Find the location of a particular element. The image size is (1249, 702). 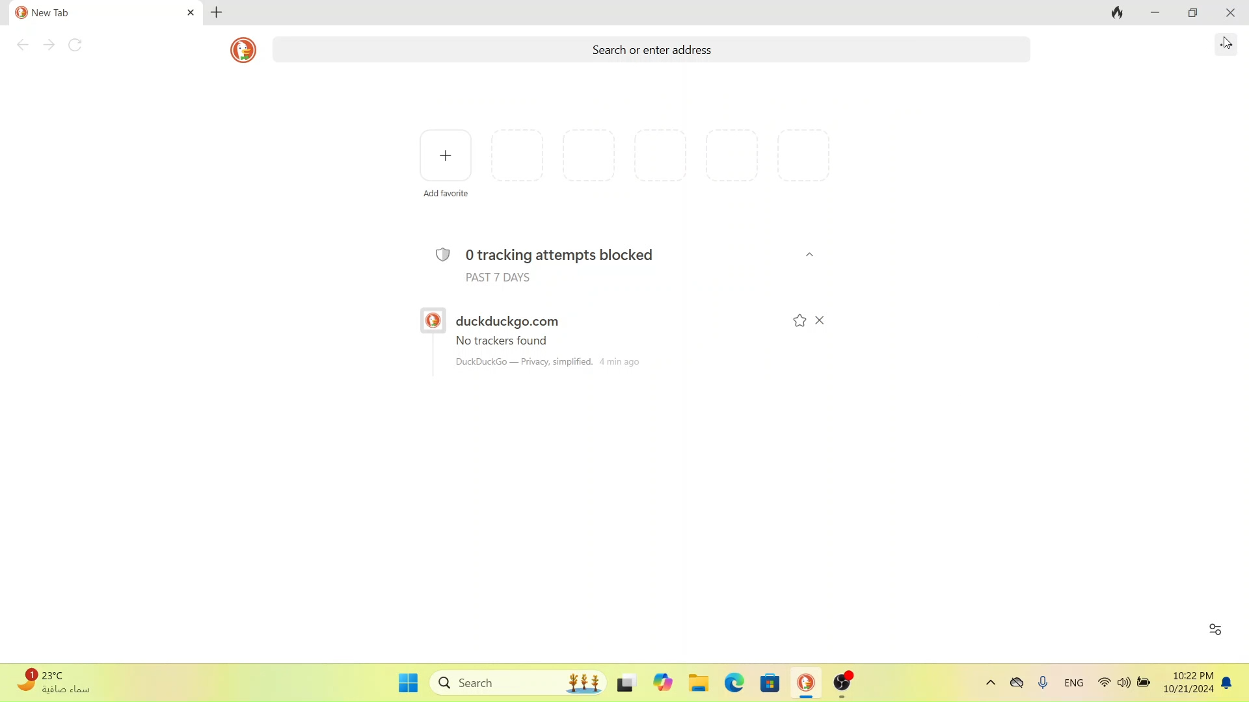

time and date is located at coordinates (1187, 685).